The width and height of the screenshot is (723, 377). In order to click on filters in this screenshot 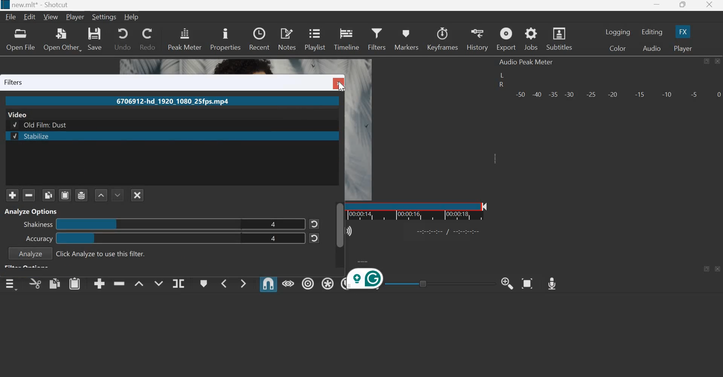, I will do `click(14, 82)`.